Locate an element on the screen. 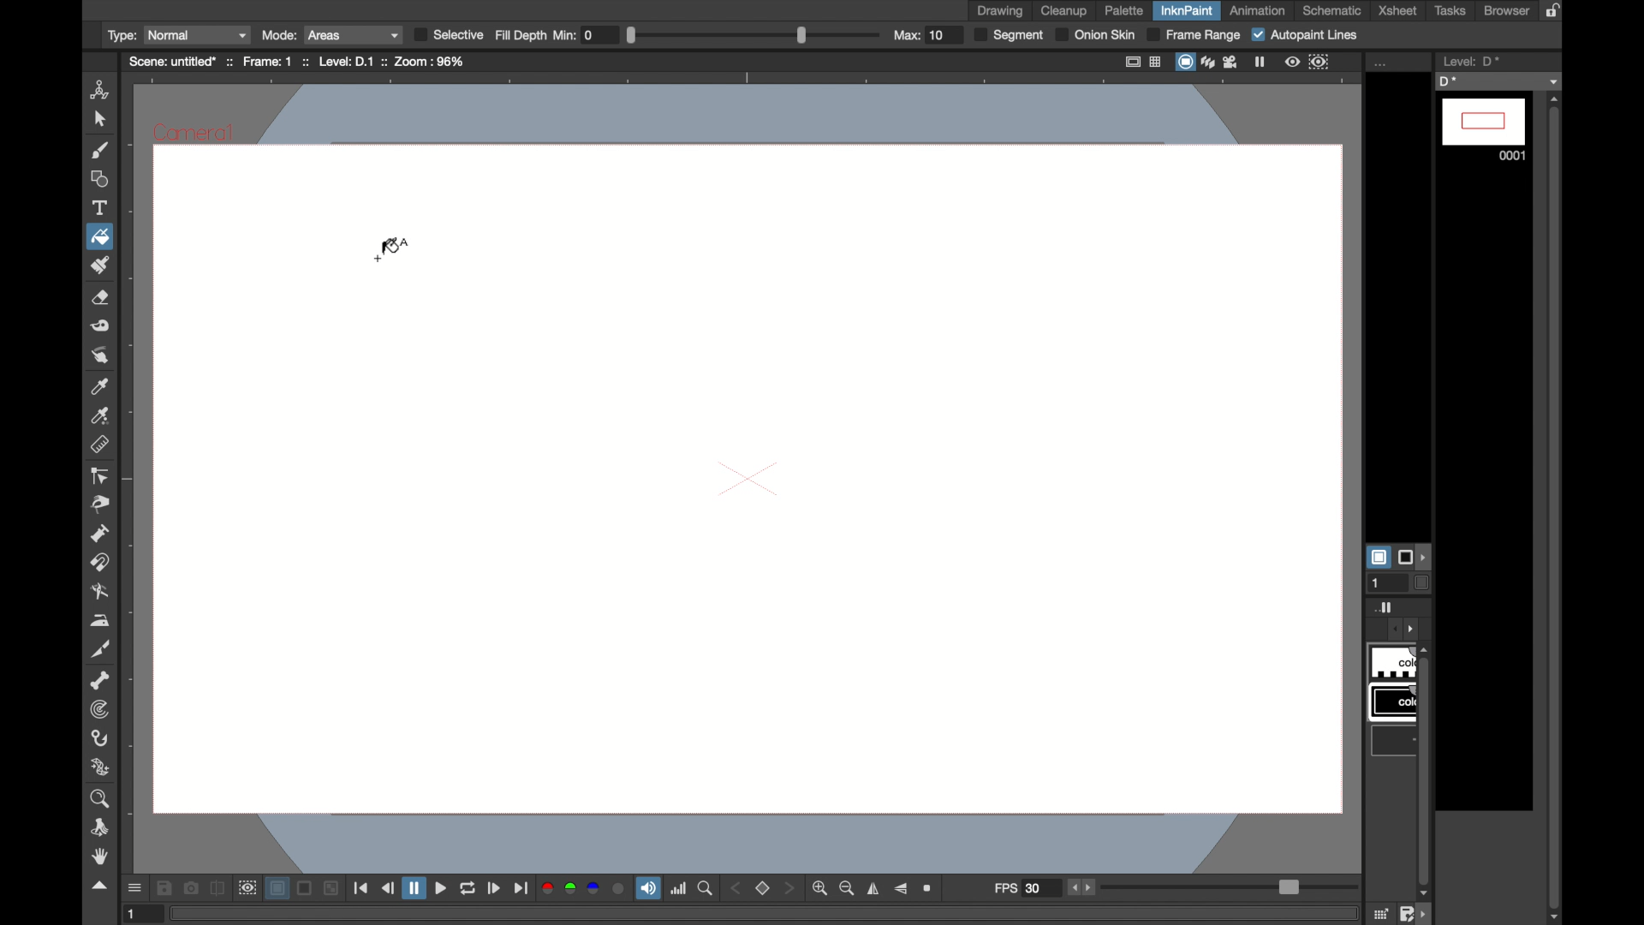 The height and width of the screenshot is (925, 1644). eraser tool is located at coordinates (99, 298).